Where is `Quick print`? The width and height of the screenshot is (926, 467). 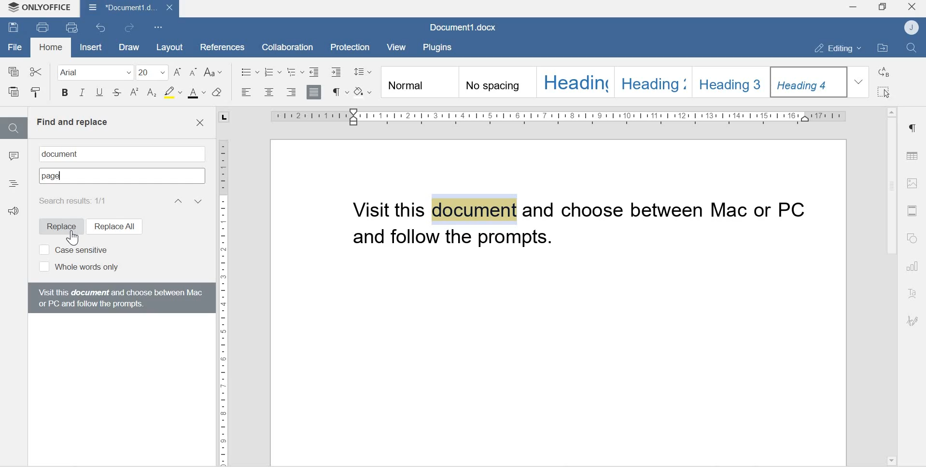
Quick print is located at coordinates (73, 28).